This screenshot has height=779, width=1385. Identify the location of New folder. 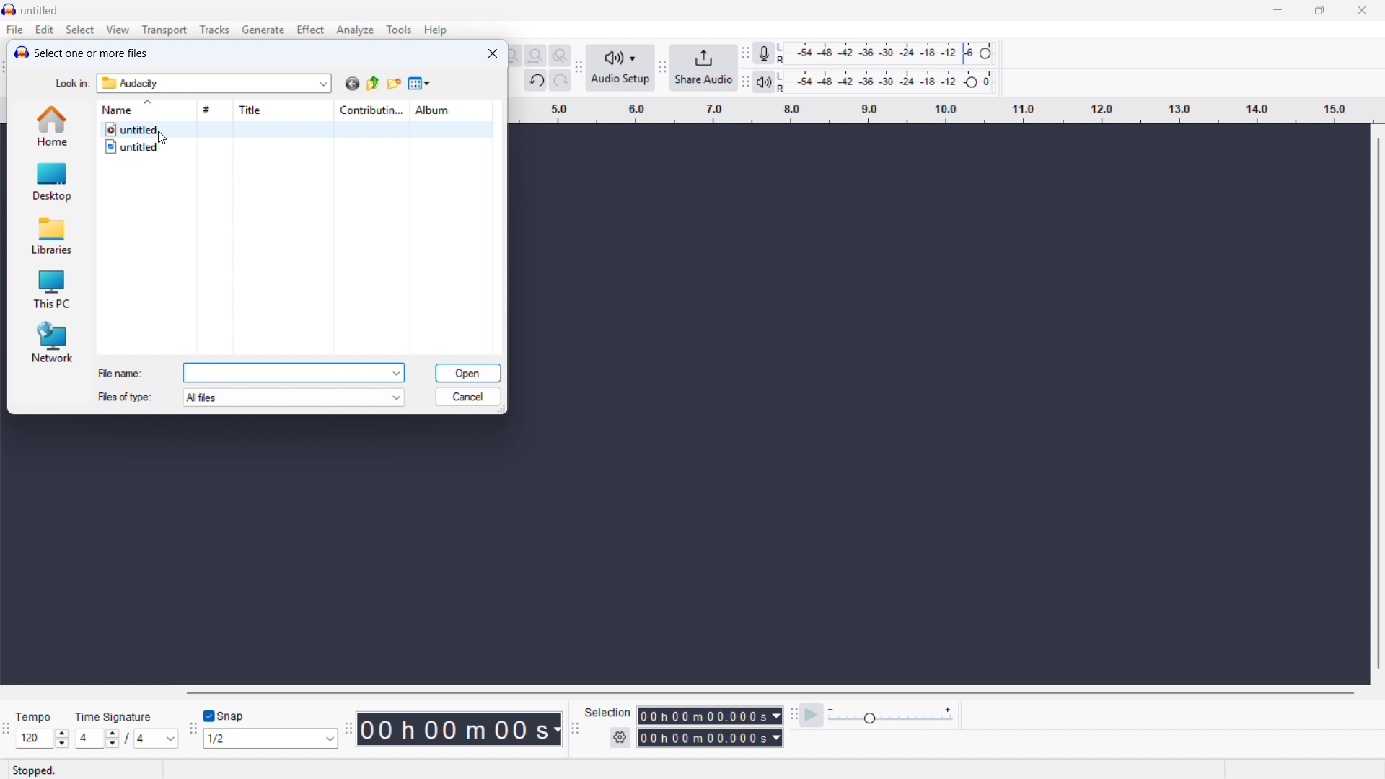
(393, 84).